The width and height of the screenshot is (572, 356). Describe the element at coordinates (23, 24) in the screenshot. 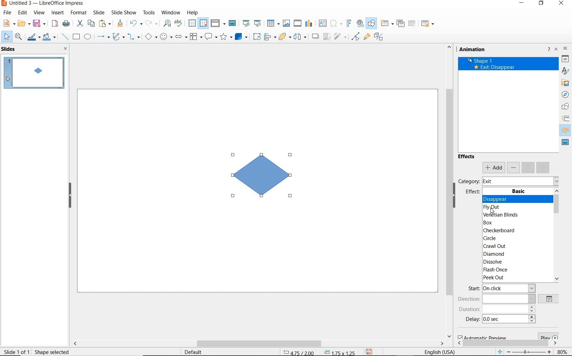

I see `open` at that location.